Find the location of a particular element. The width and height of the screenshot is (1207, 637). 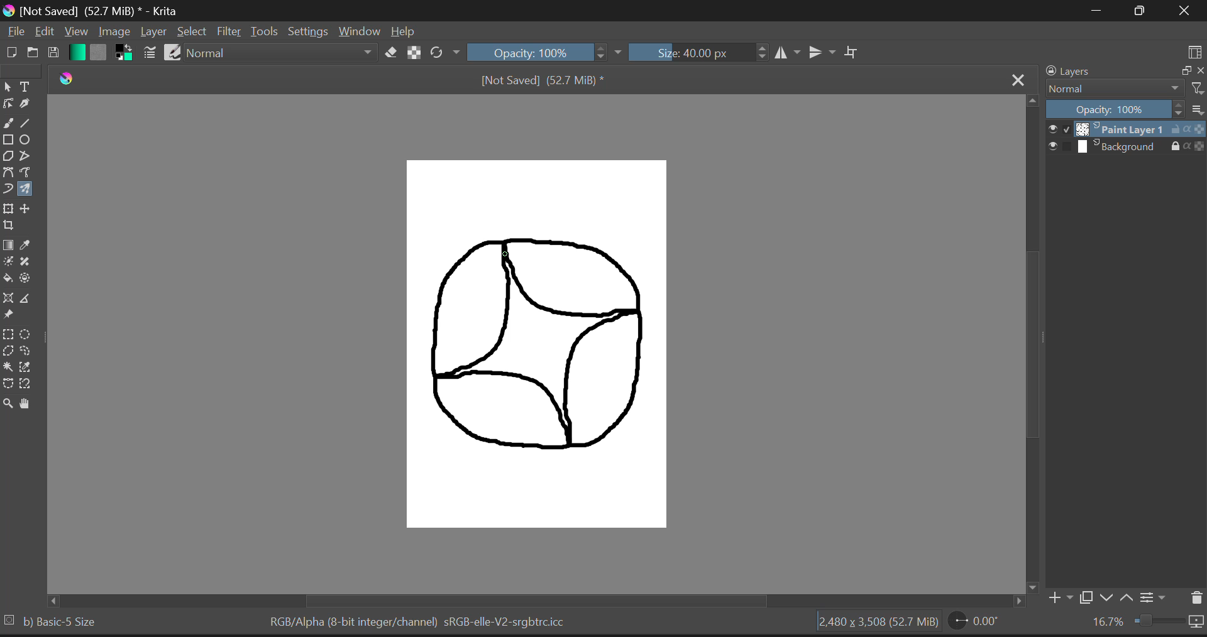

Freehand is located at coordinates (8, 122).